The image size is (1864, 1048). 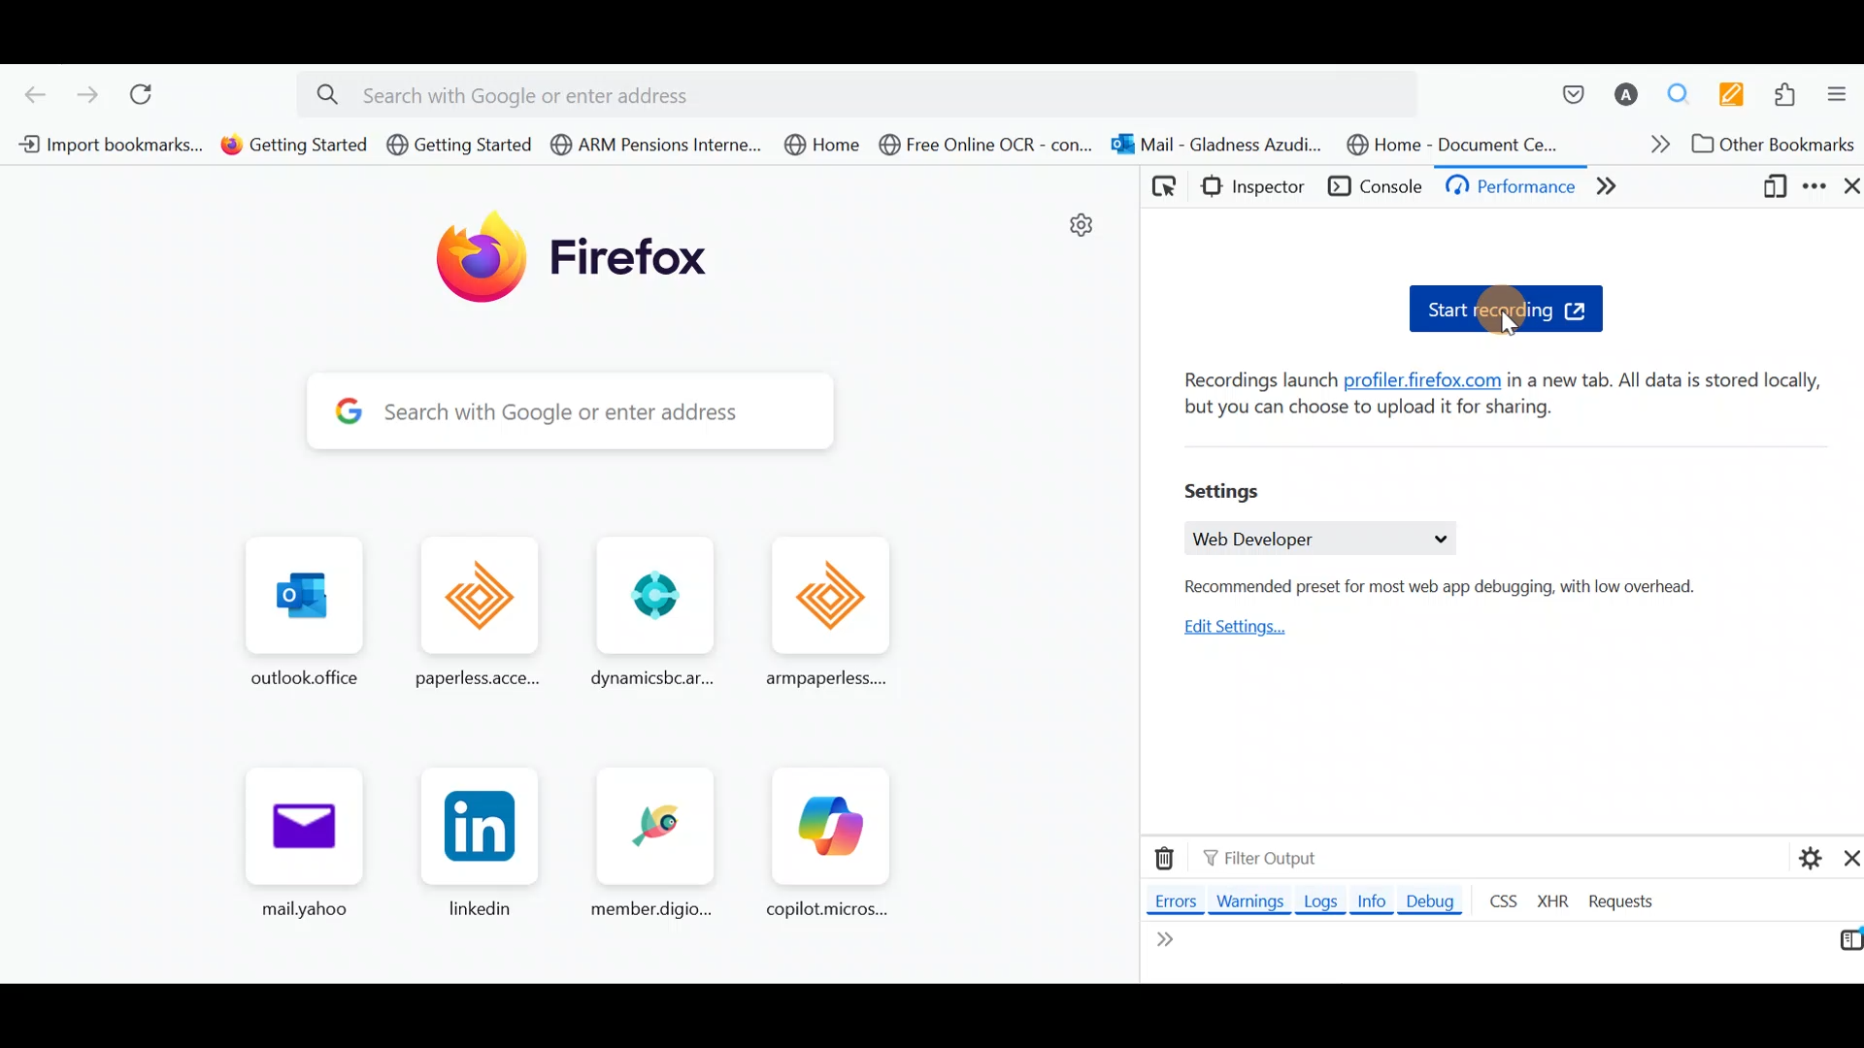 I want to click on Search bar, so click(x=867, y=91).